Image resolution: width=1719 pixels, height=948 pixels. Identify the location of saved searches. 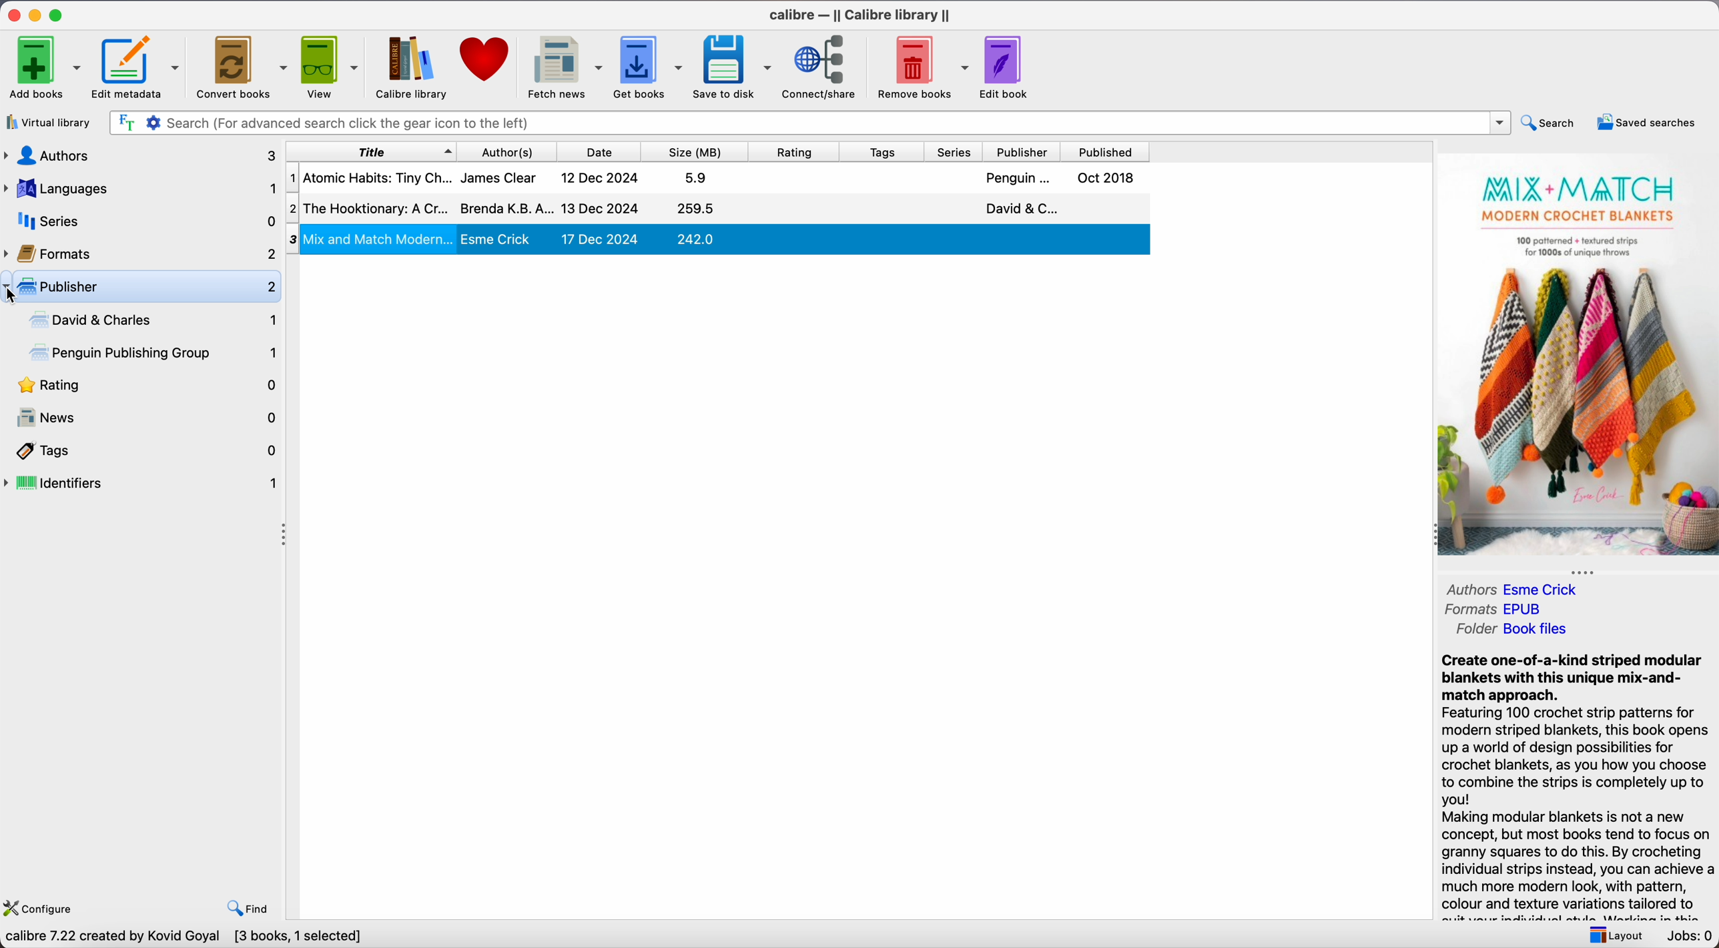
(1645, 121).